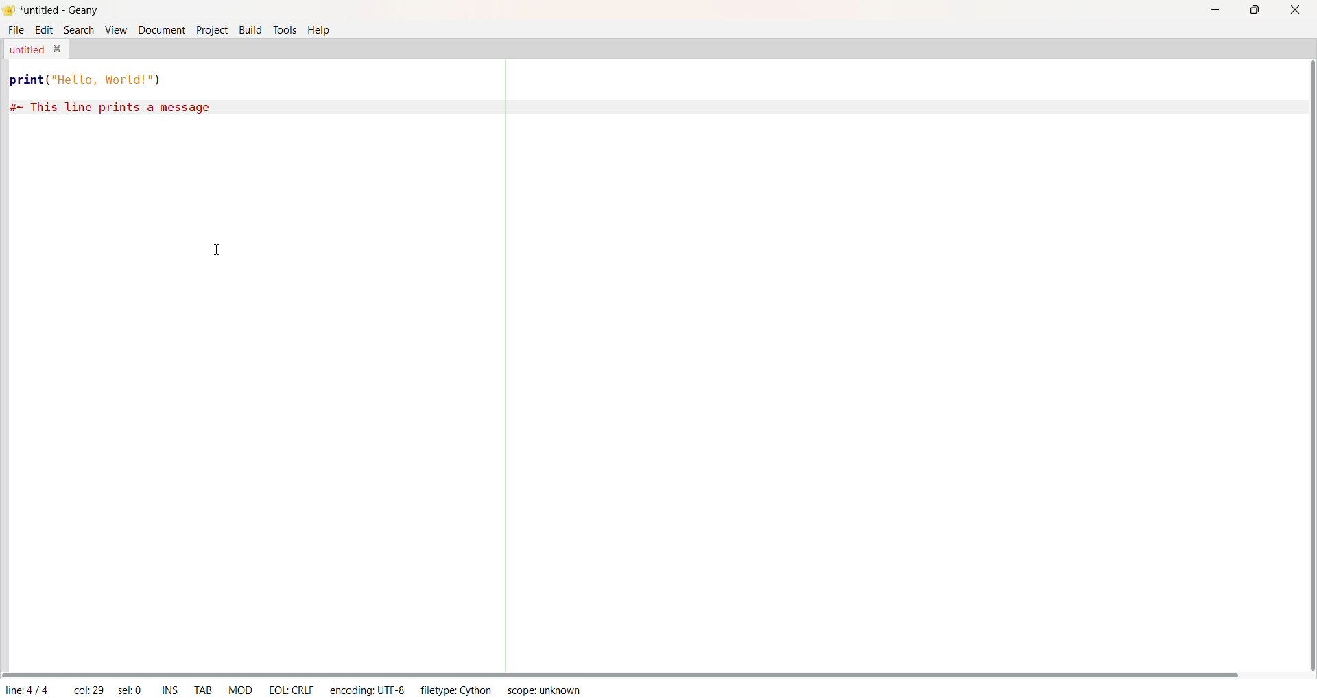  I want to click on Close, so click(1294, 10).